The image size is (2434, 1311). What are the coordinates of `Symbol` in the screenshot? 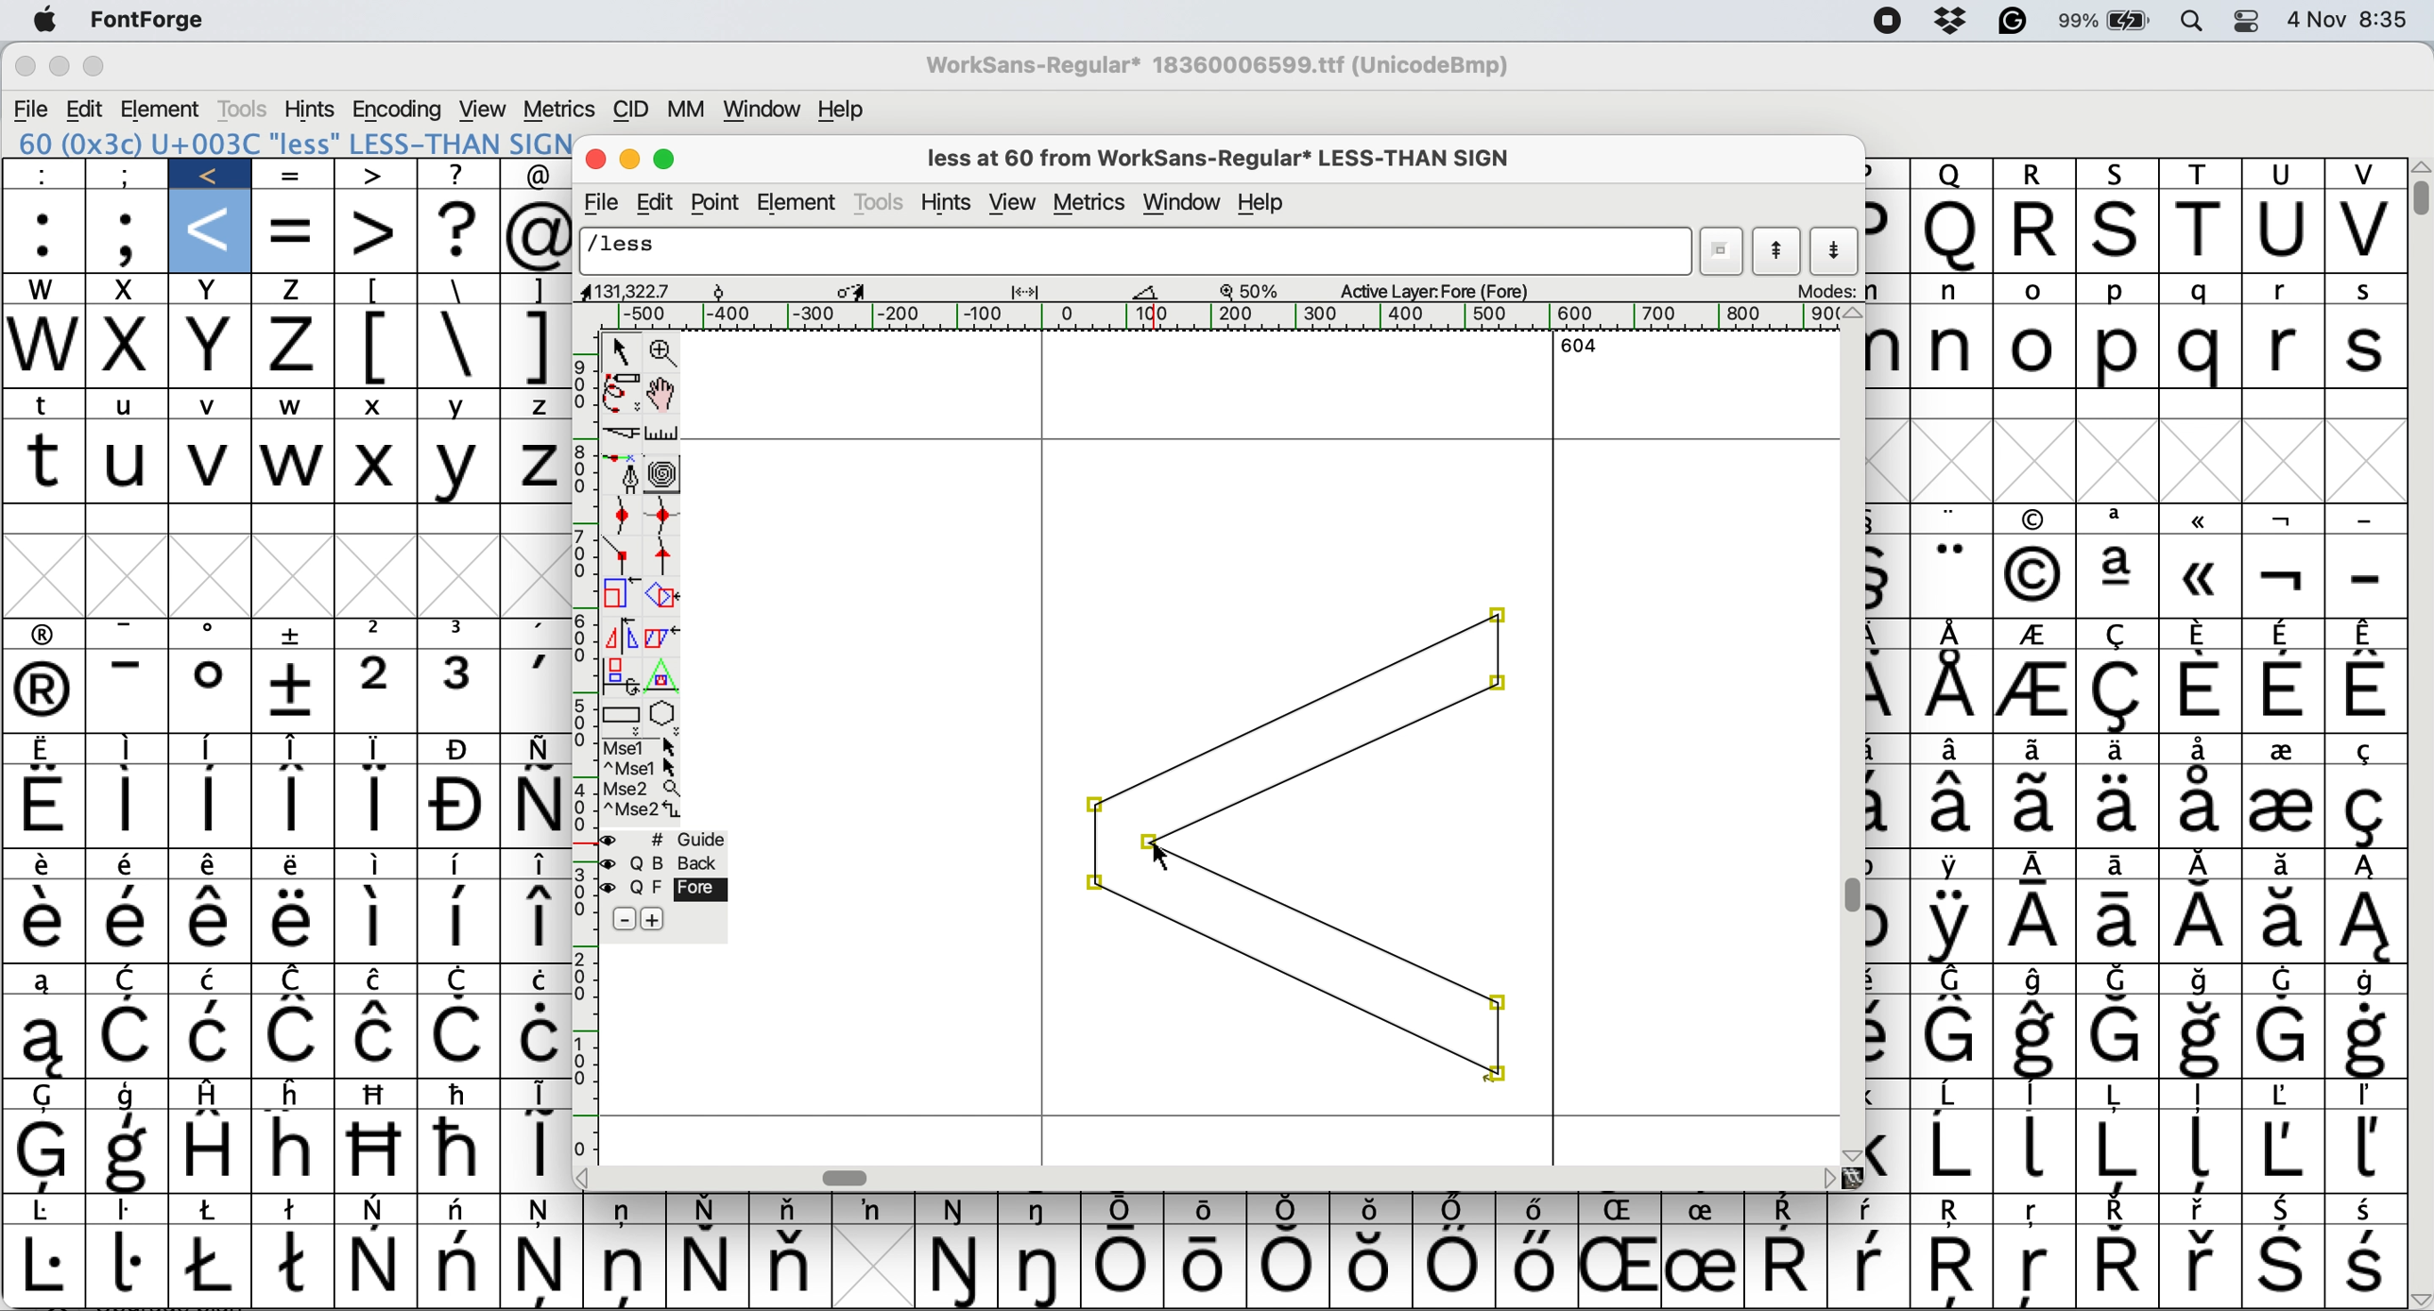 It's located at (1894, 633).